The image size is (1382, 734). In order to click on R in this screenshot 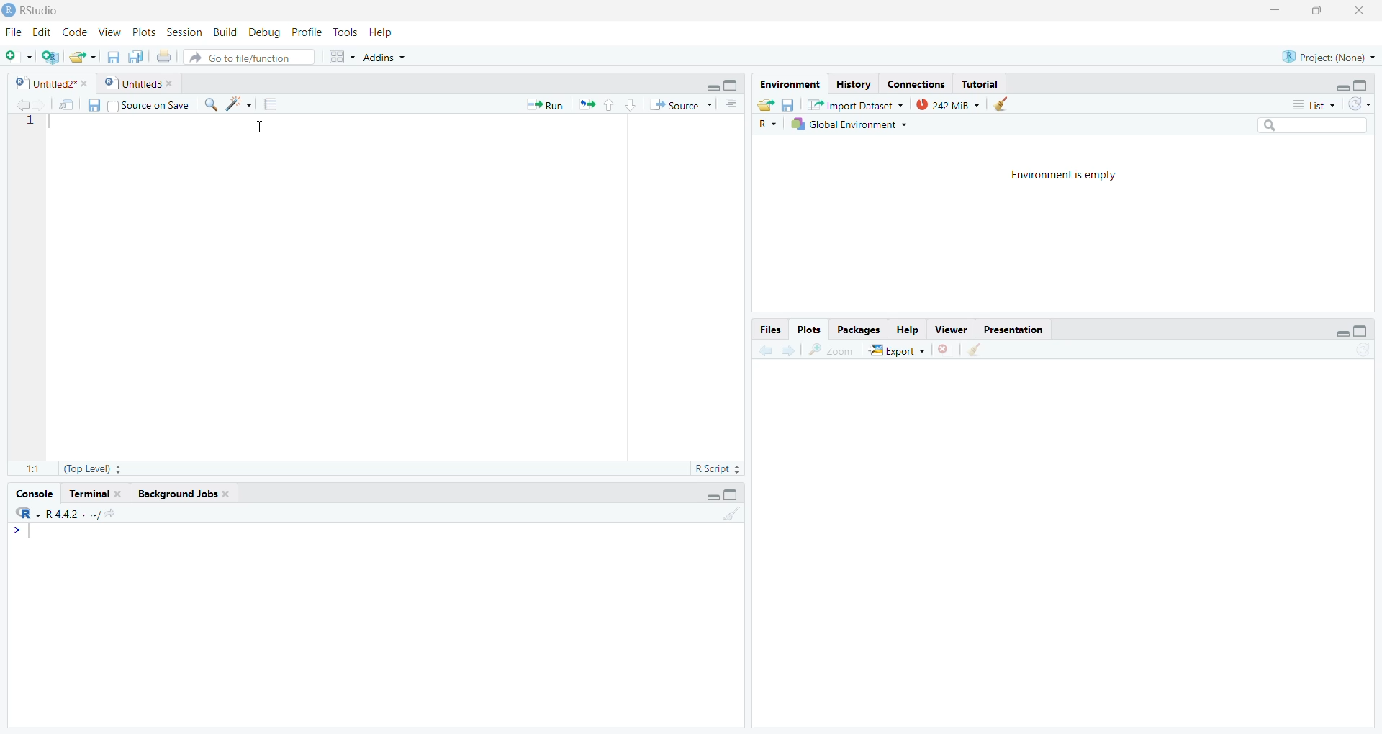, I will do `click(766, 124)`.